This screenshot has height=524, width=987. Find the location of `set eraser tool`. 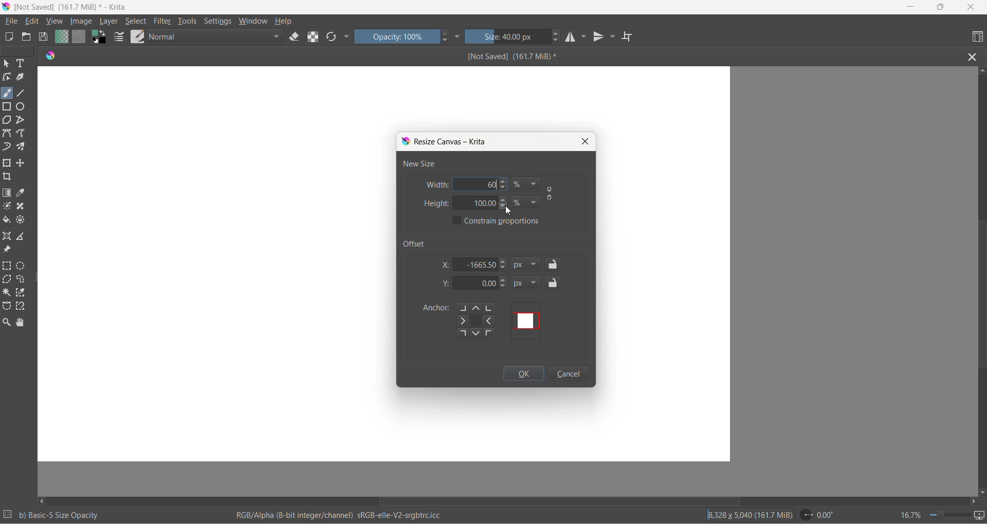

set eraser tool is located at coordinates (295, 36).